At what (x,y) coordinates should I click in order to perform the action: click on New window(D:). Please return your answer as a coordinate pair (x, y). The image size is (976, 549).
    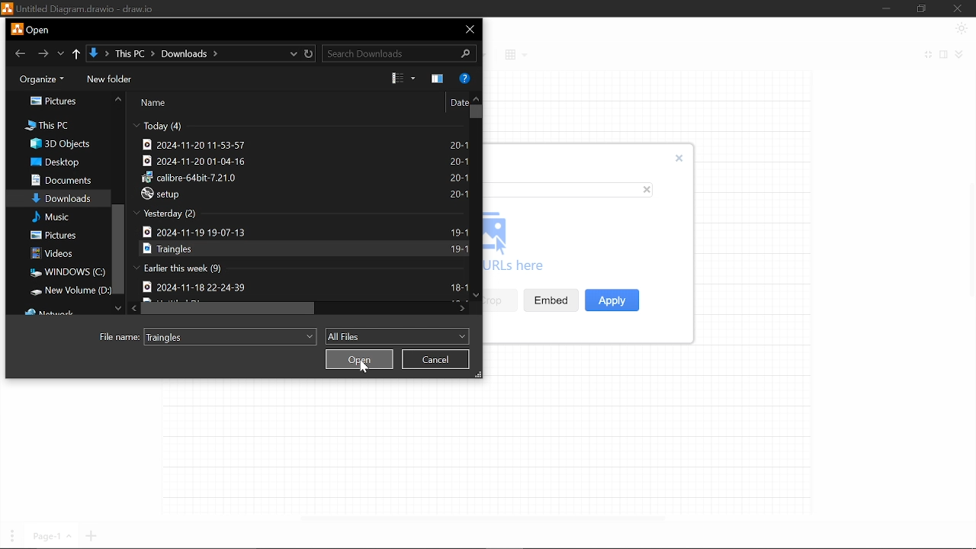
    Looking at the image, I should click on (66, 291).